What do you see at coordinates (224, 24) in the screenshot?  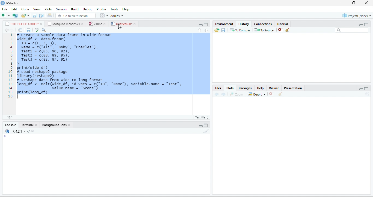 I see `Environment` at bounding box center [224, 24].